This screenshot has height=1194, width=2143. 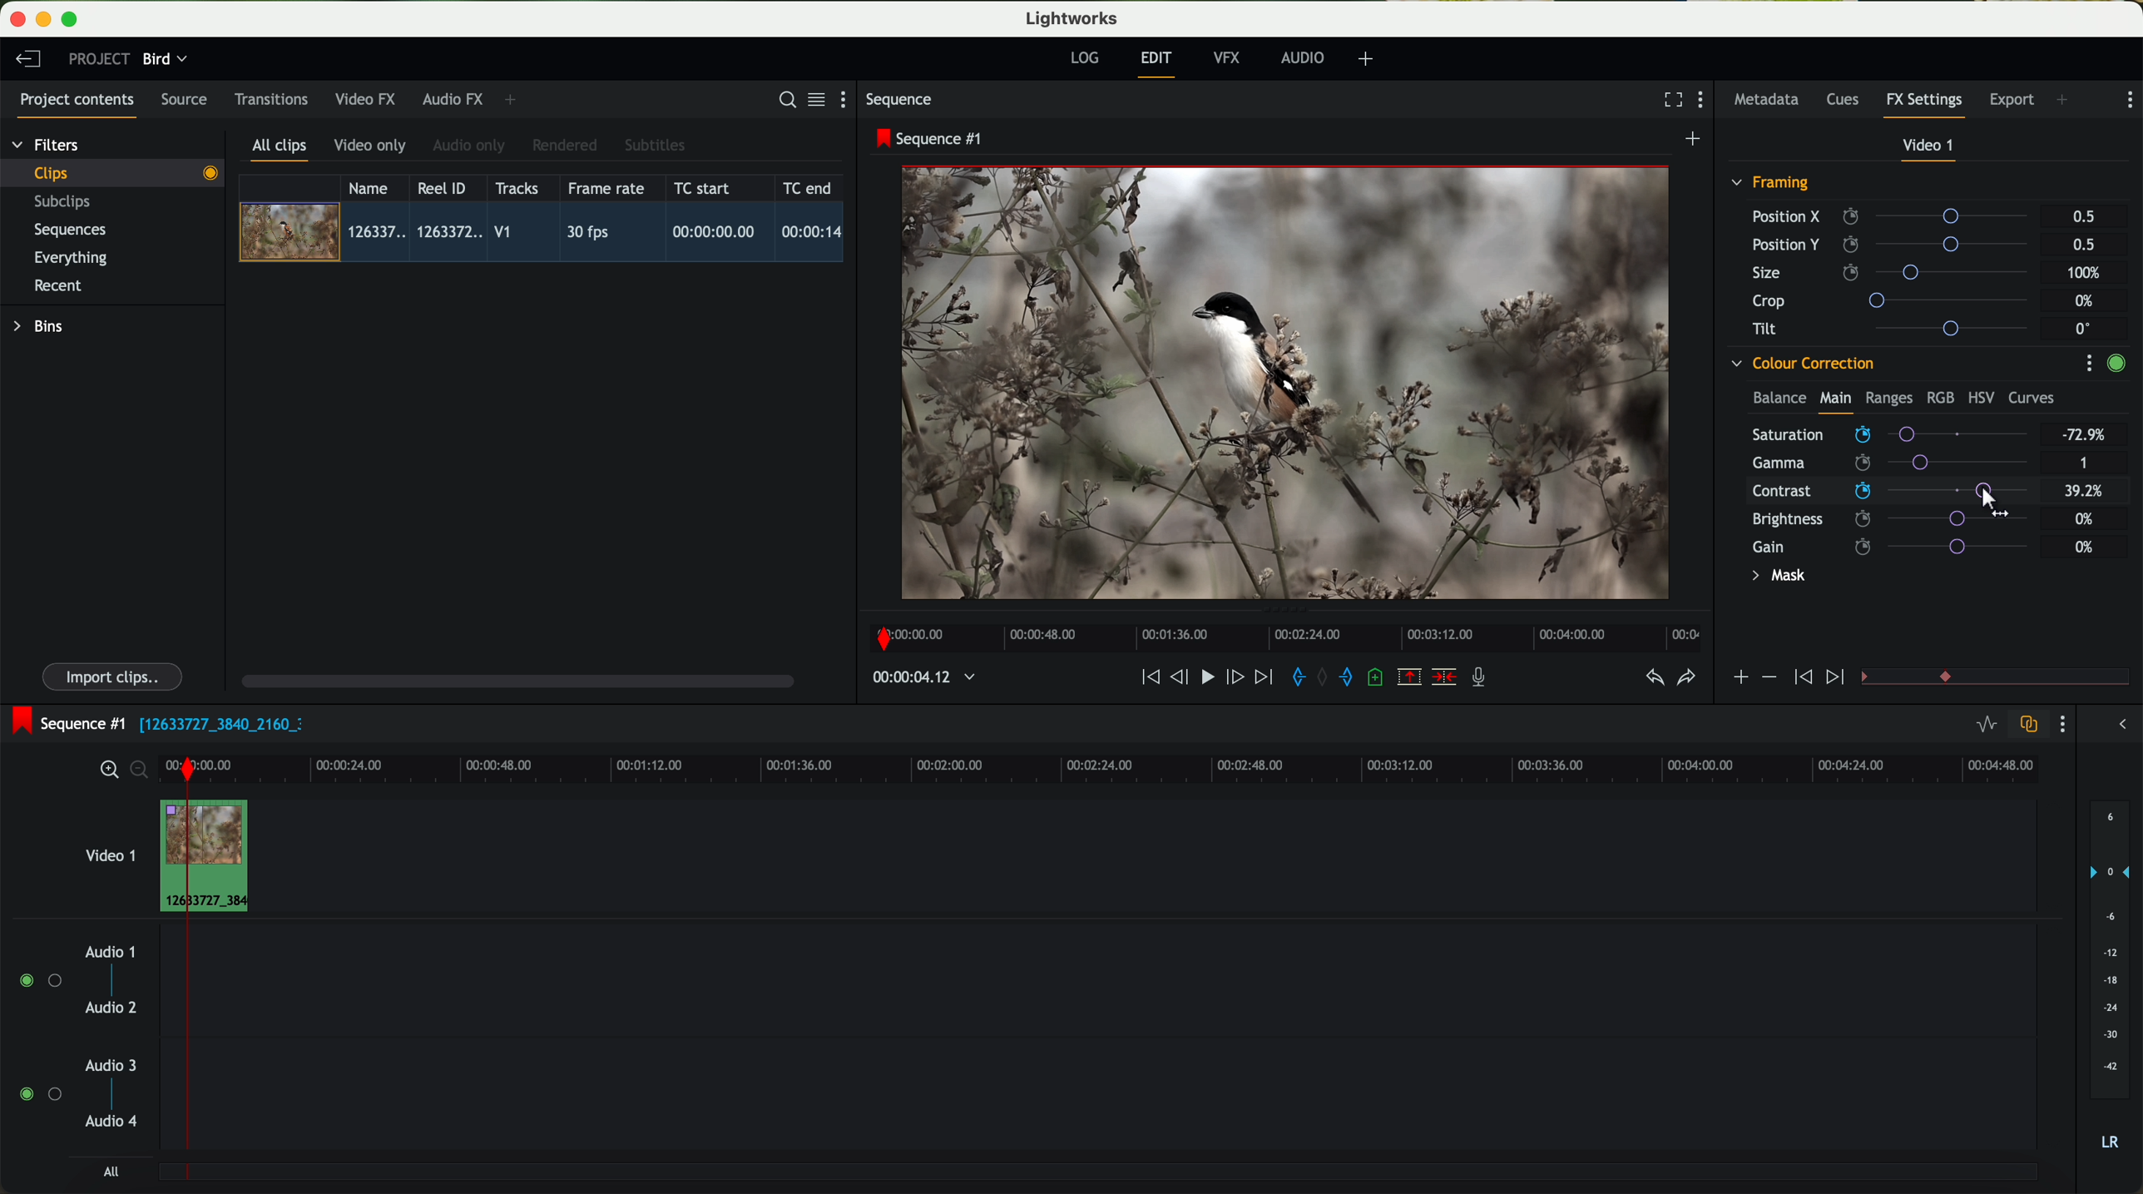 I want to click on toggle audio levels editing, so click(x=1986, y=726).